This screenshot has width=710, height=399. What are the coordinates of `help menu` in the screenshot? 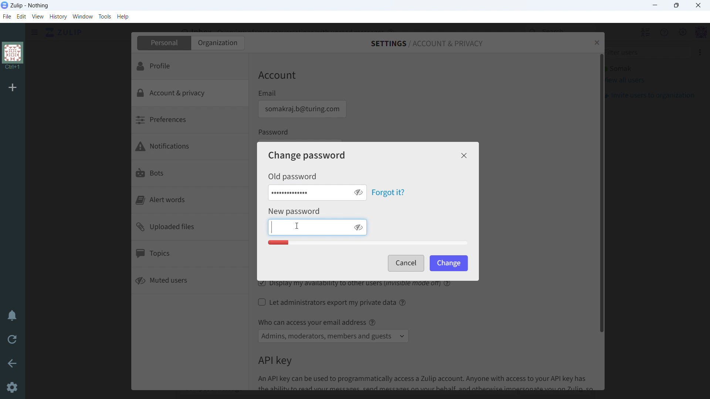 It's located at (662, 32).